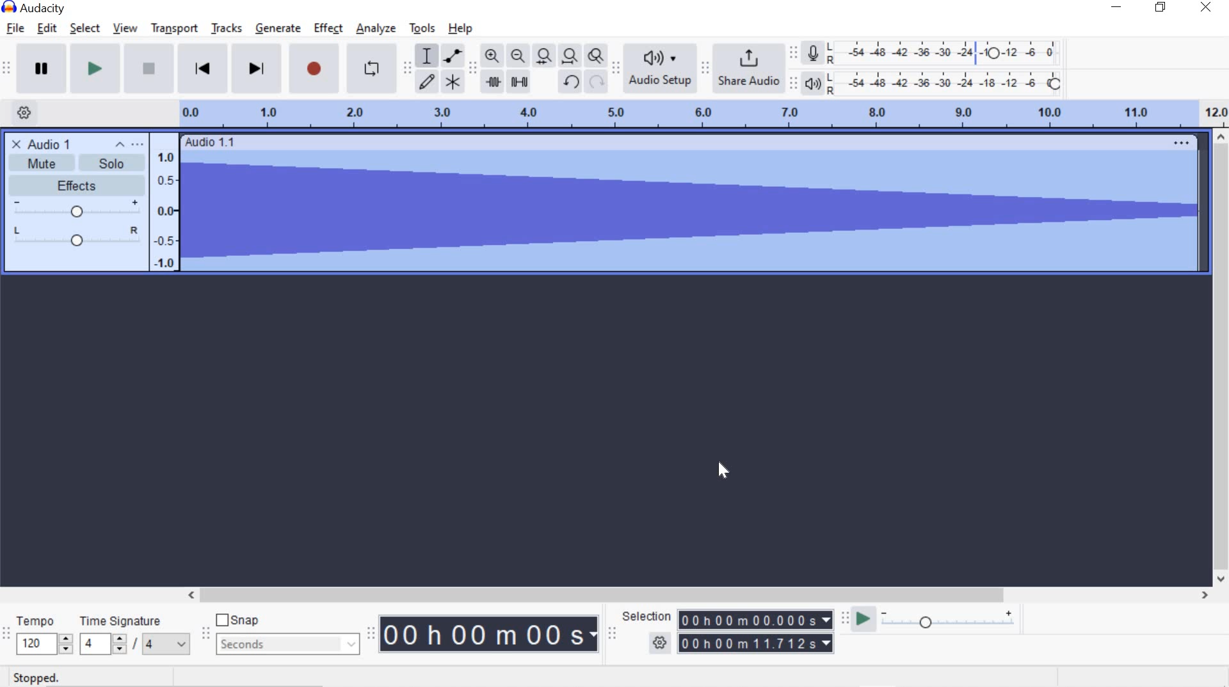 Image resolution: width=1229 pixels, height=687 pixels. I want to click on Stop, so click(150, 67).